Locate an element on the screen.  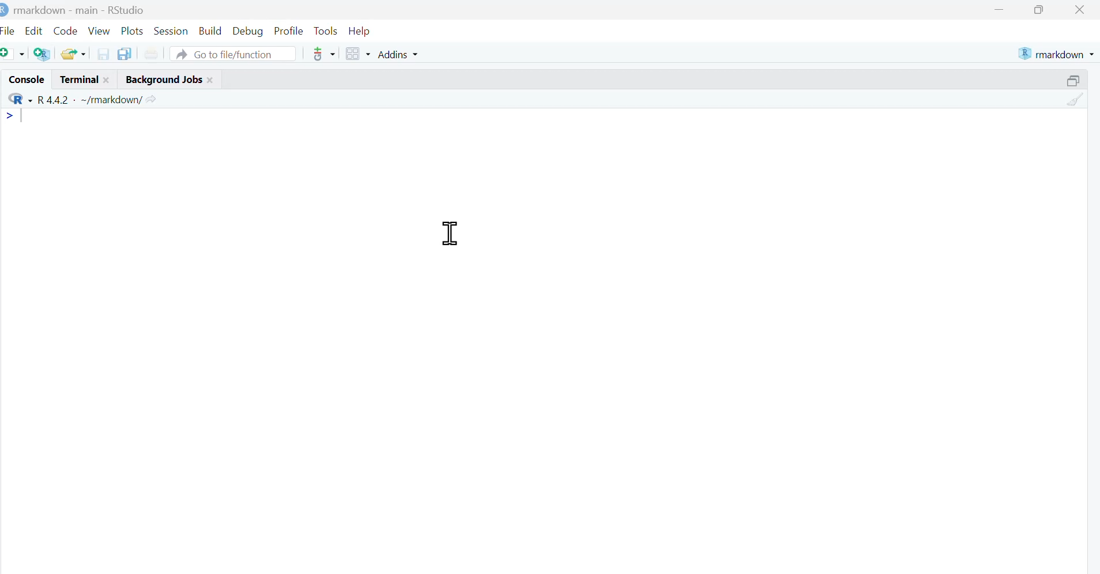
view current working directory is located at coordinates (152, 99).